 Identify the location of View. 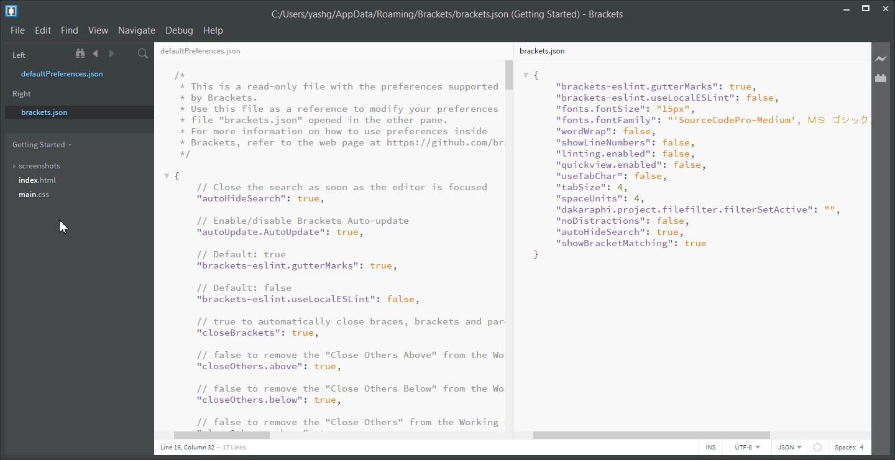
(98, 30).